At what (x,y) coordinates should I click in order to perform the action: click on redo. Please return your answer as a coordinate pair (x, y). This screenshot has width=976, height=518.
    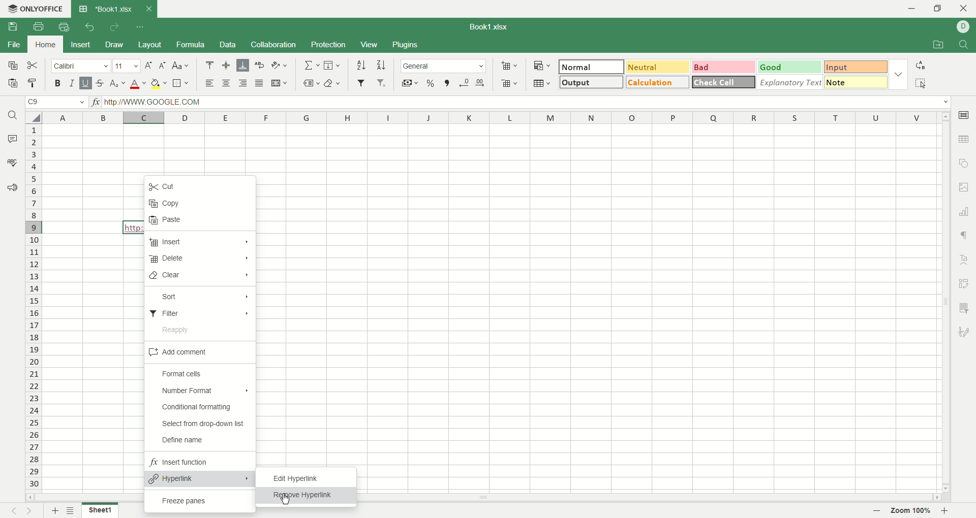
    Looking at the image, I should click on (114, 27).